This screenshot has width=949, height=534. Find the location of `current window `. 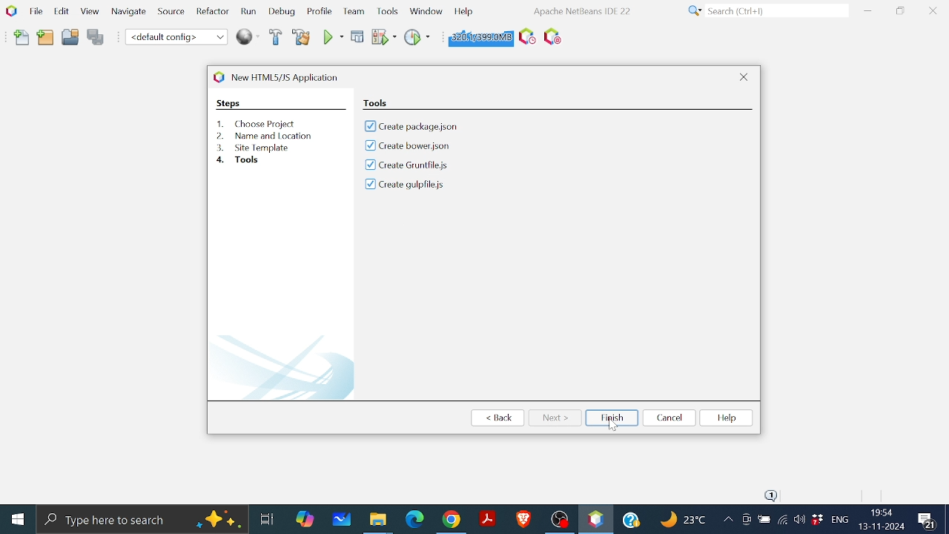

current window  is located at coordinates (290, 76).